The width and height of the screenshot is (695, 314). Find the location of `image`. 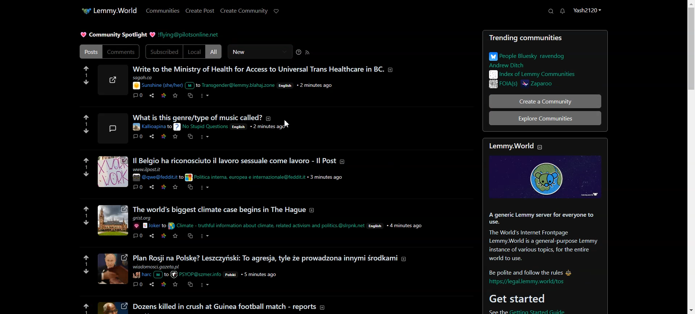

image is located at coordinates (114, 269).